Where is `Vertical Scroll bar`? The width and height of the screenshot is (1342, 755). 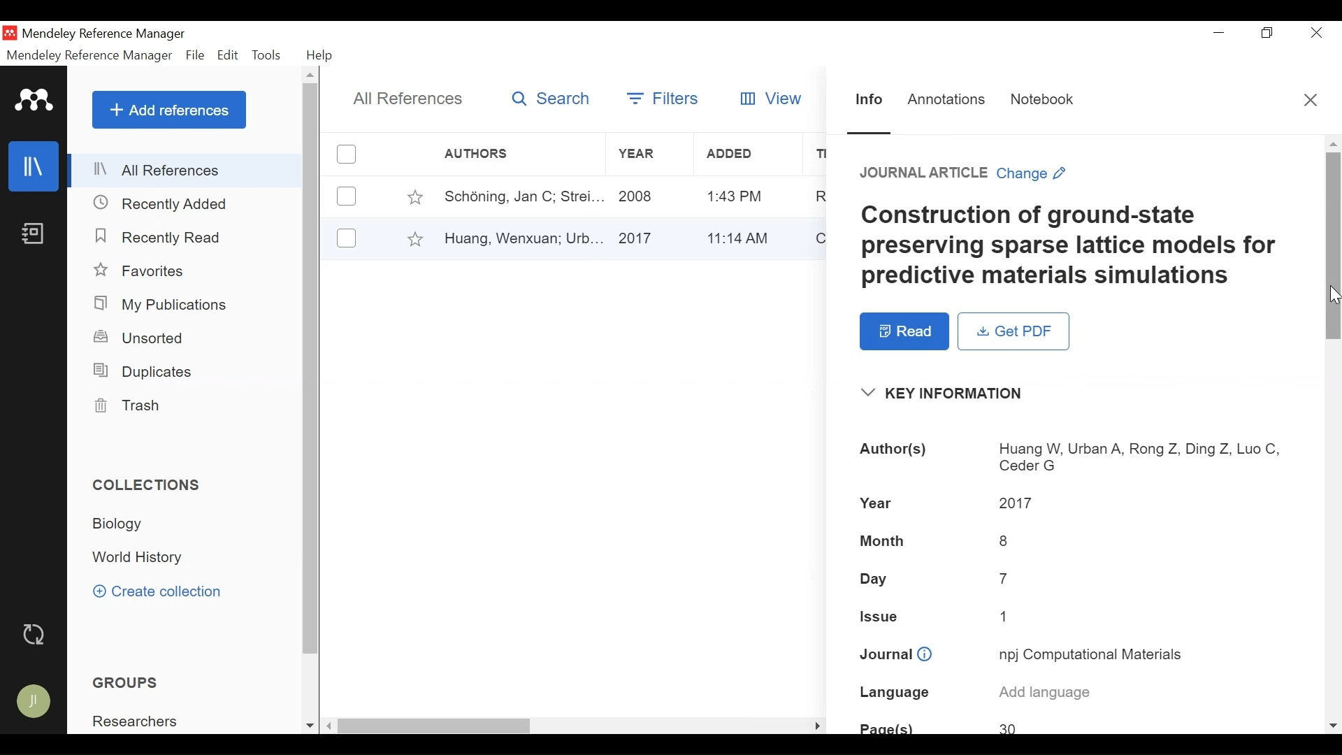 Vertical Scroll bar is located at coordinates (437, 727).